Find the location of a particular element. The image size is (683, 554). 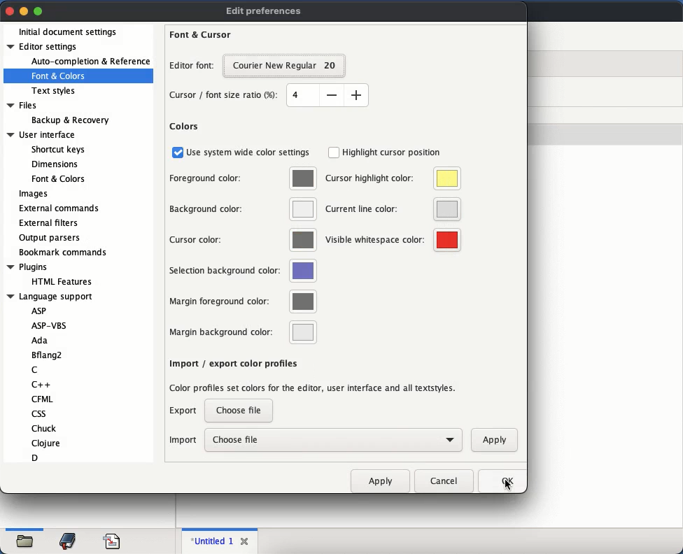

color is located at coordinates (304, 301).